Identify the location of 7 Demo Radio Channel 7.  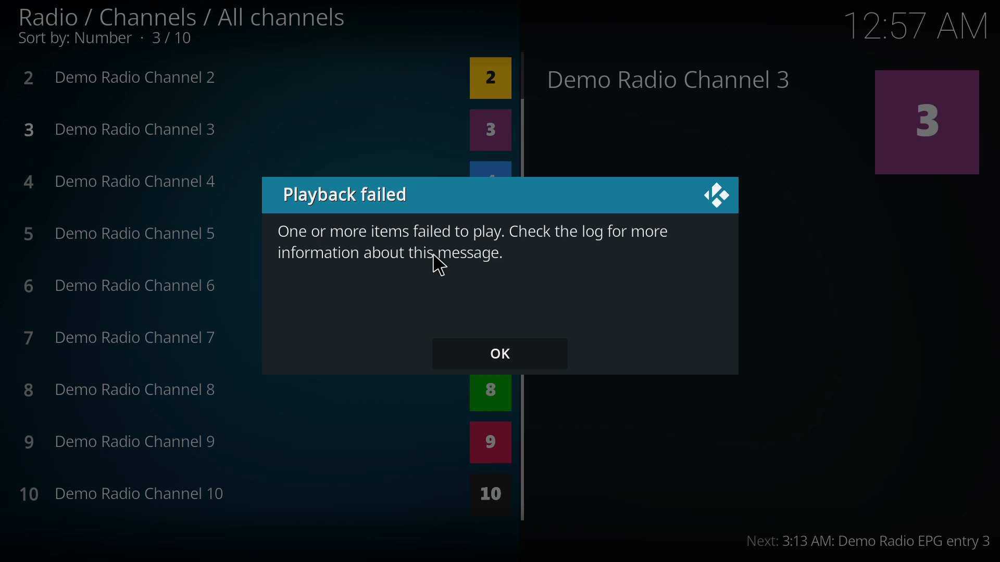
(124, 338).